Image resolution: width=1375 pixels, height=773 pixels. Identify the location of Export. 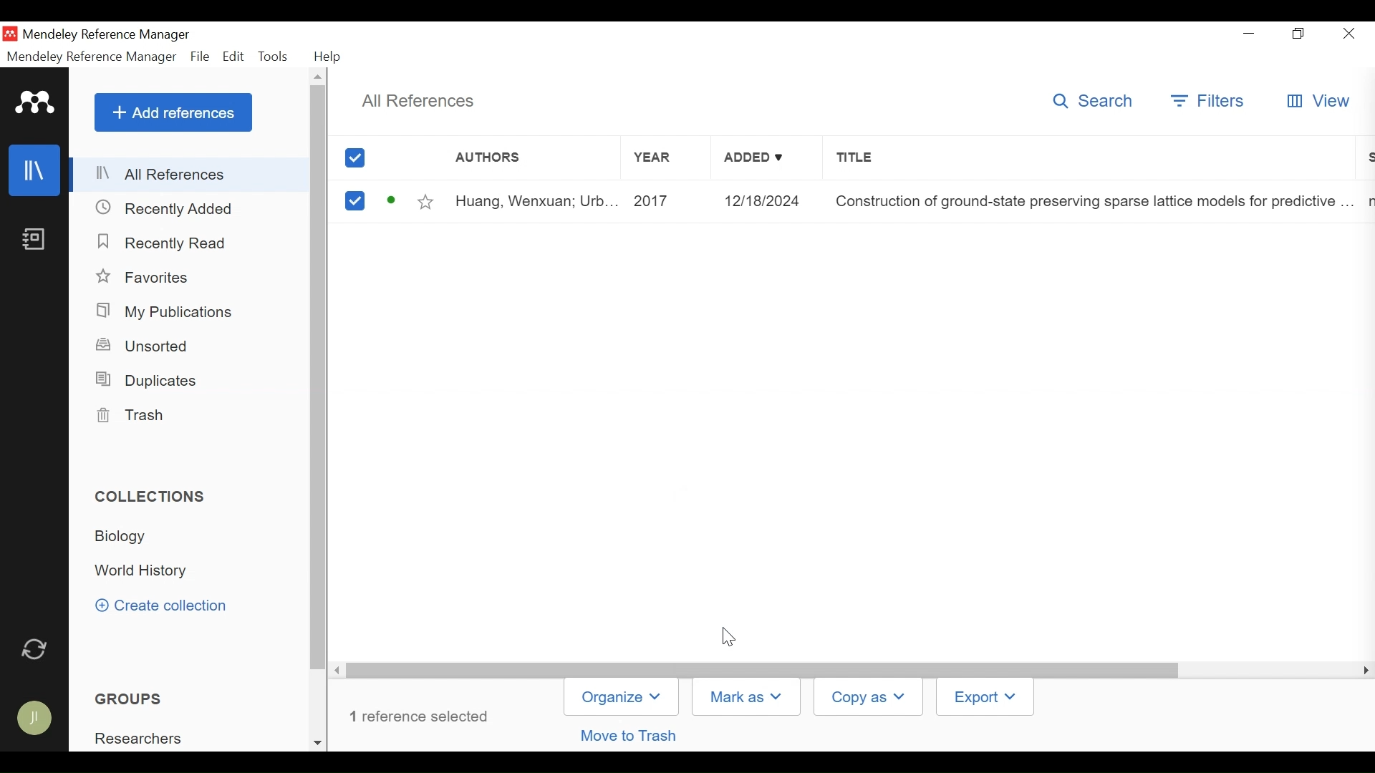
(985, 697).